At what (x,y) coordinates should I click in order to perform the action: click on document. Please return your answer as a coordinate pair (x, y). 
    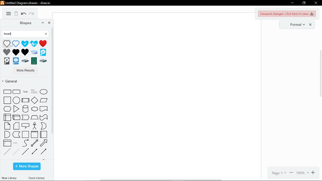
    Looking at the image, I should click on (44, 108).